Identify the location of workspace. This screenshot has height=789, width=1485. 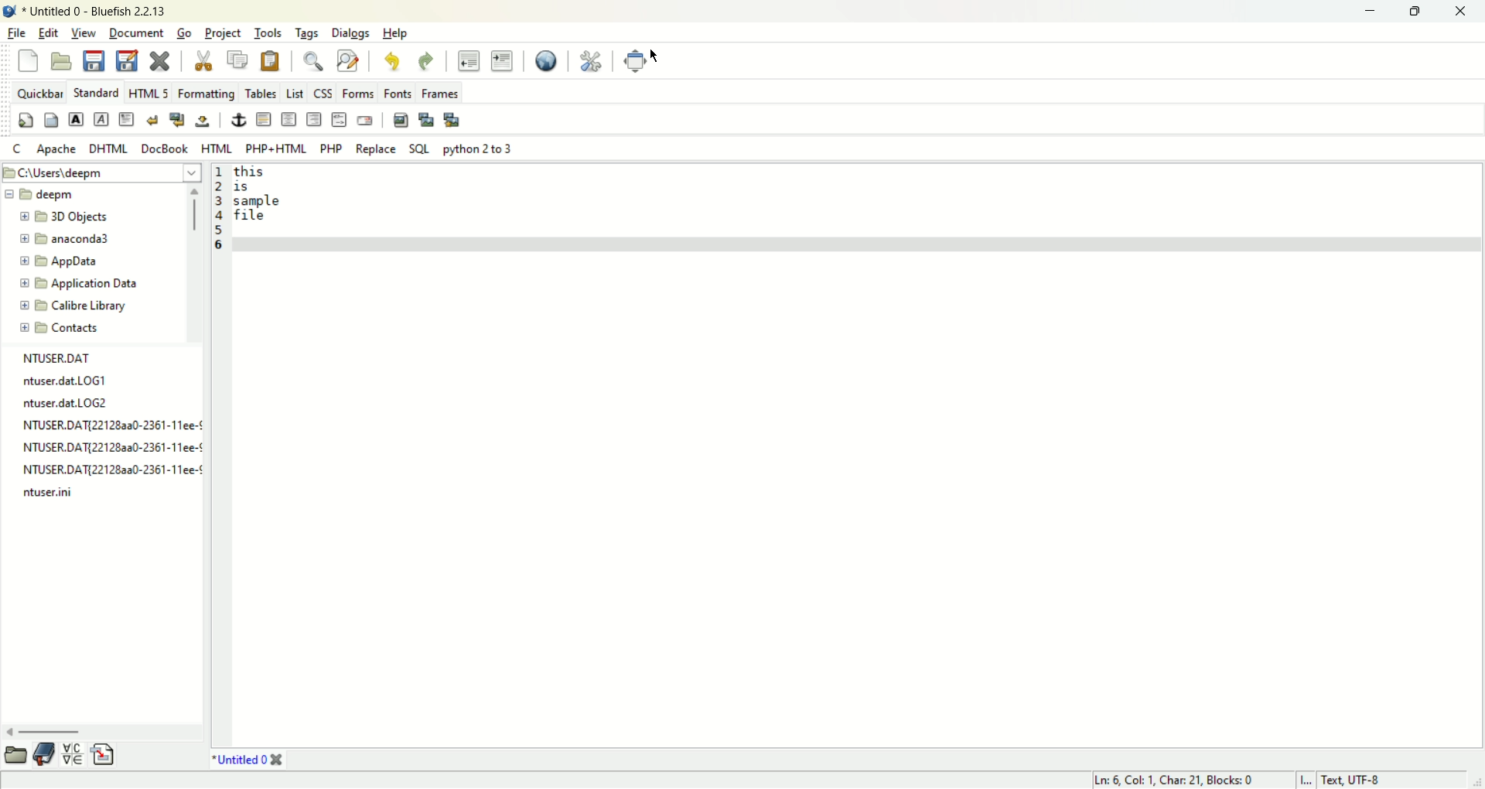
(858, 493).